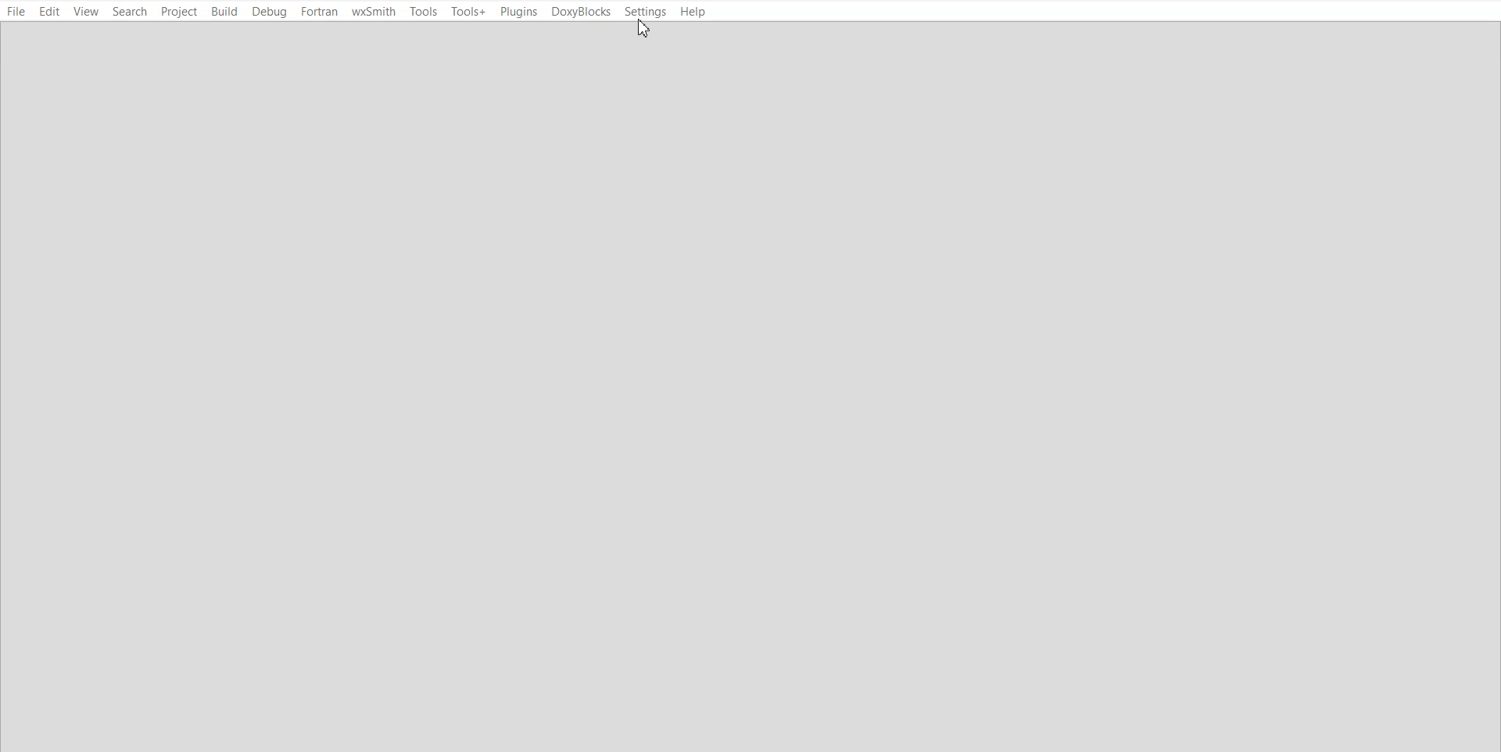  I want to click on Cursor, so click(644, 30).